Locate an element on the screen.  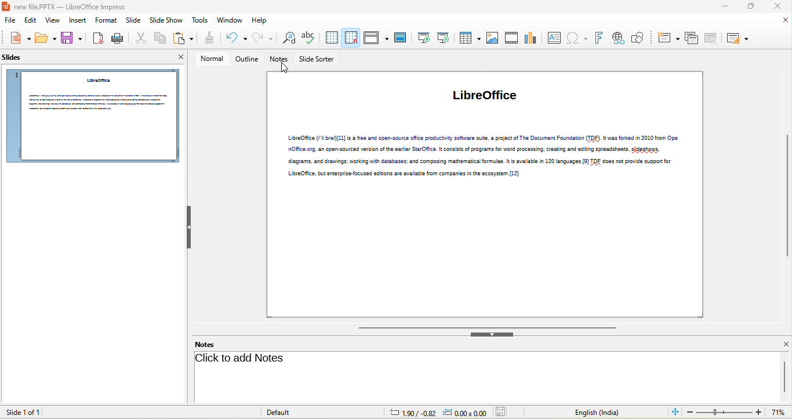
chart is located at coordinates (532, 37).